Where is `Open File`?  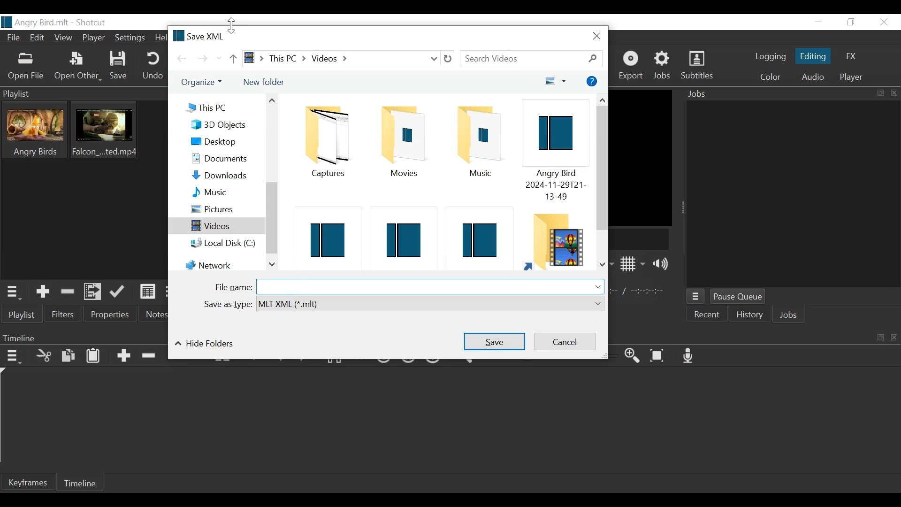
Open File is located at coordinates (24, 67).